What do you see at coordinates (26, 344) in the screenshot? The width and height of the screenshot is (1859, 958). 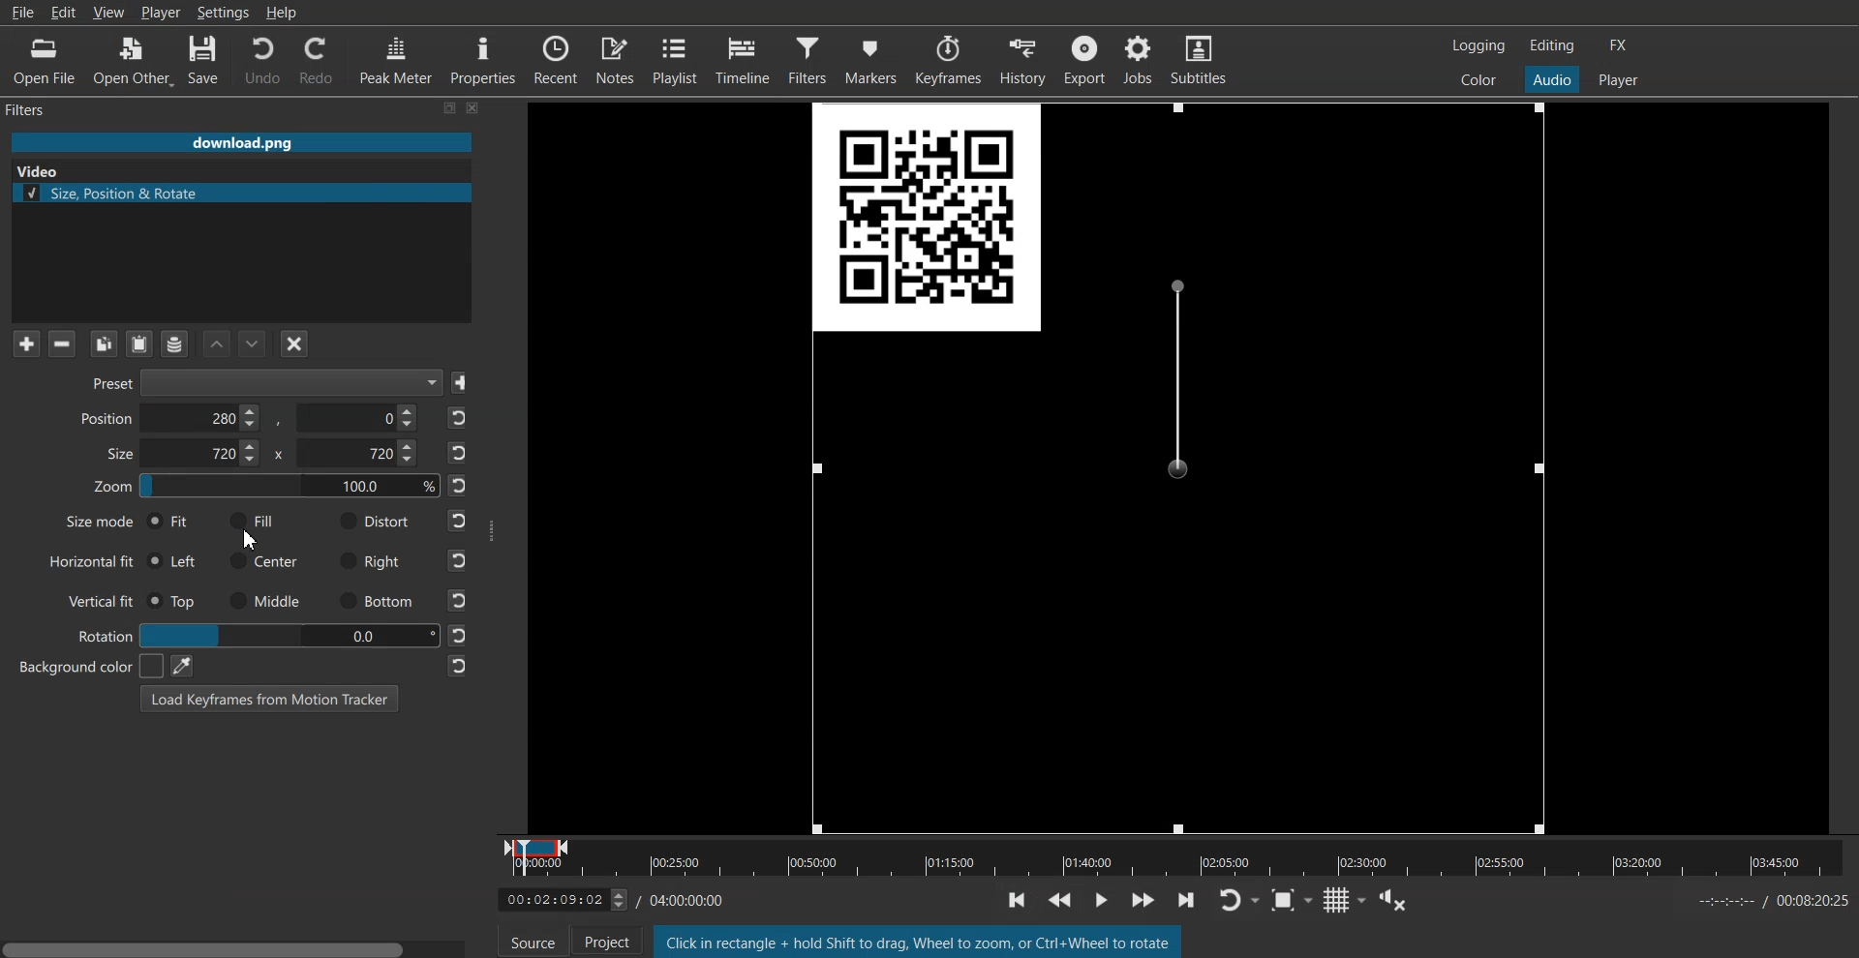 I see `Add Filter` at bounding box center [26, 344].